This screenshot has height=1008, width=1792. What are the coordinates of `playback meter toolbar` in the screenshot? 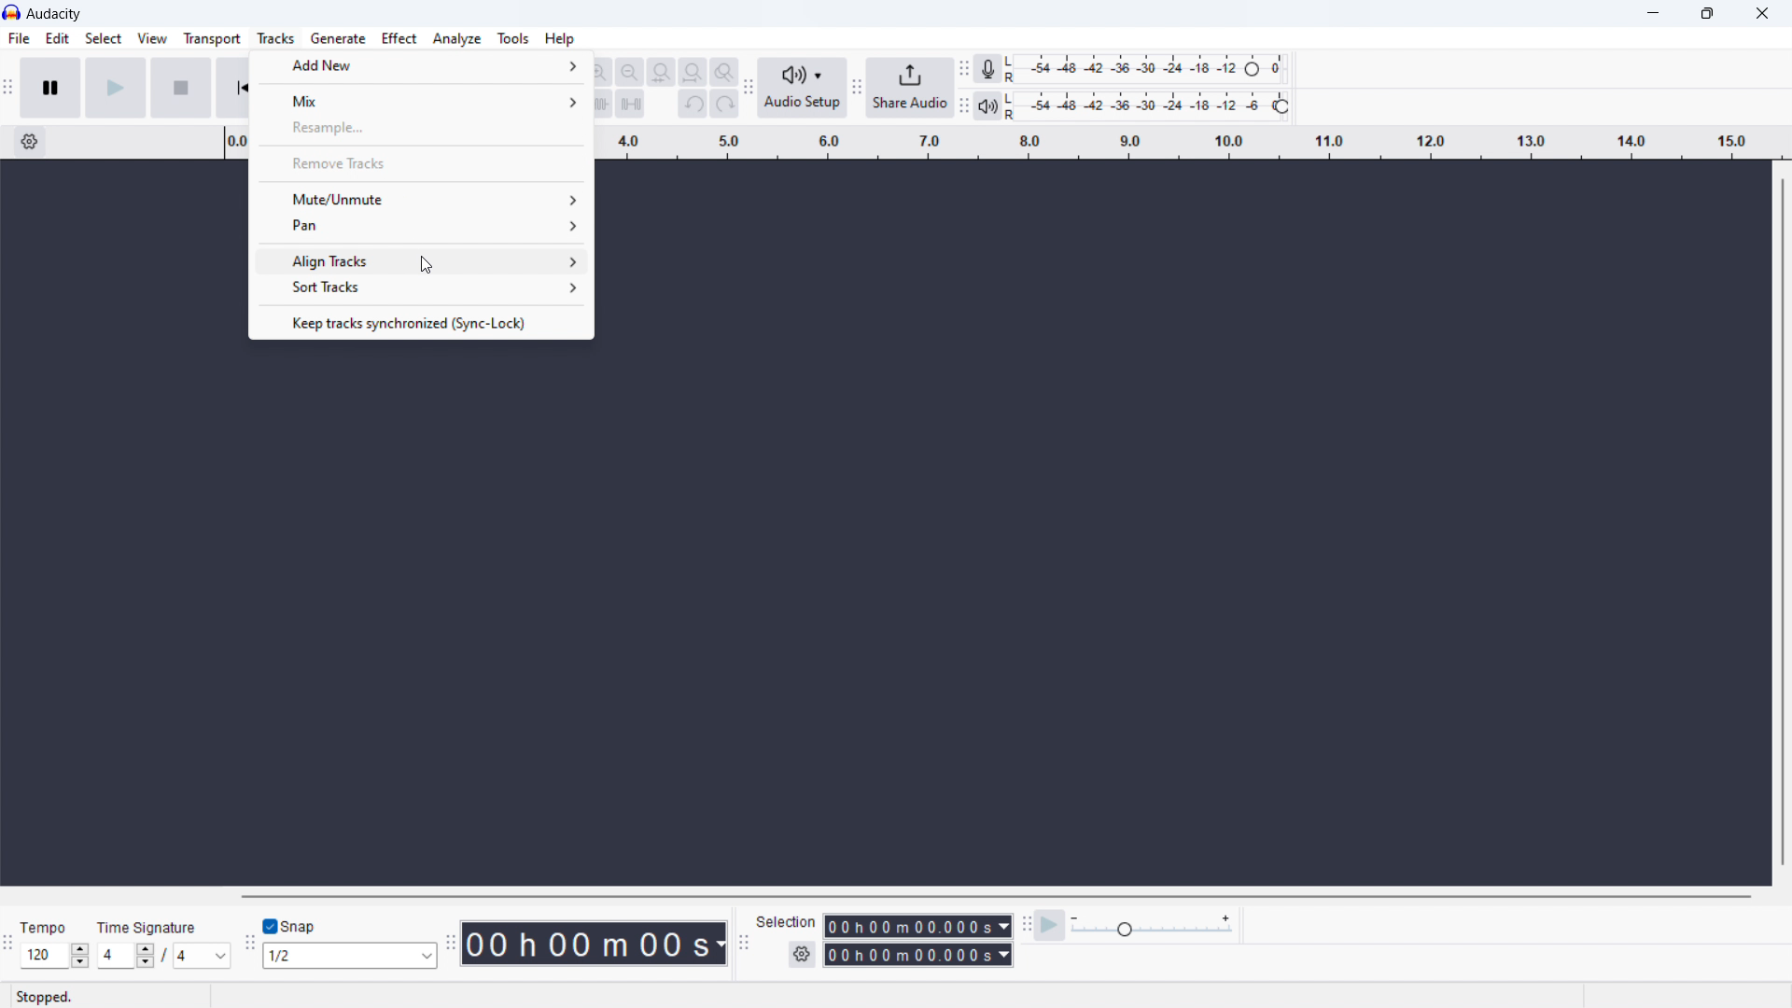 It's located at (964, 106).